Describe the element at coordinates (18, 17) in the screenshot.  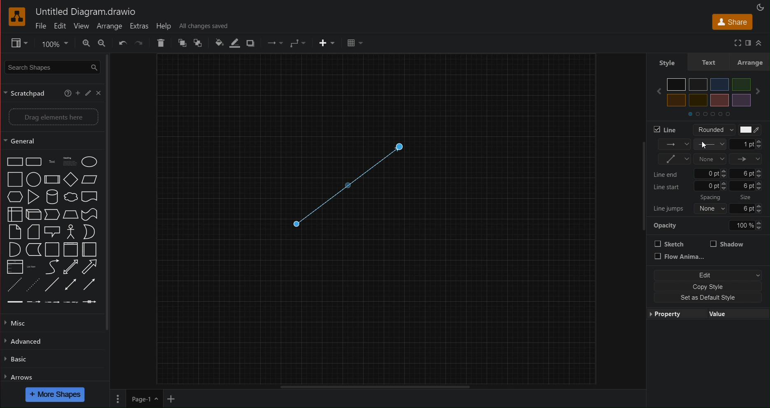
I see `Logo` at that location.